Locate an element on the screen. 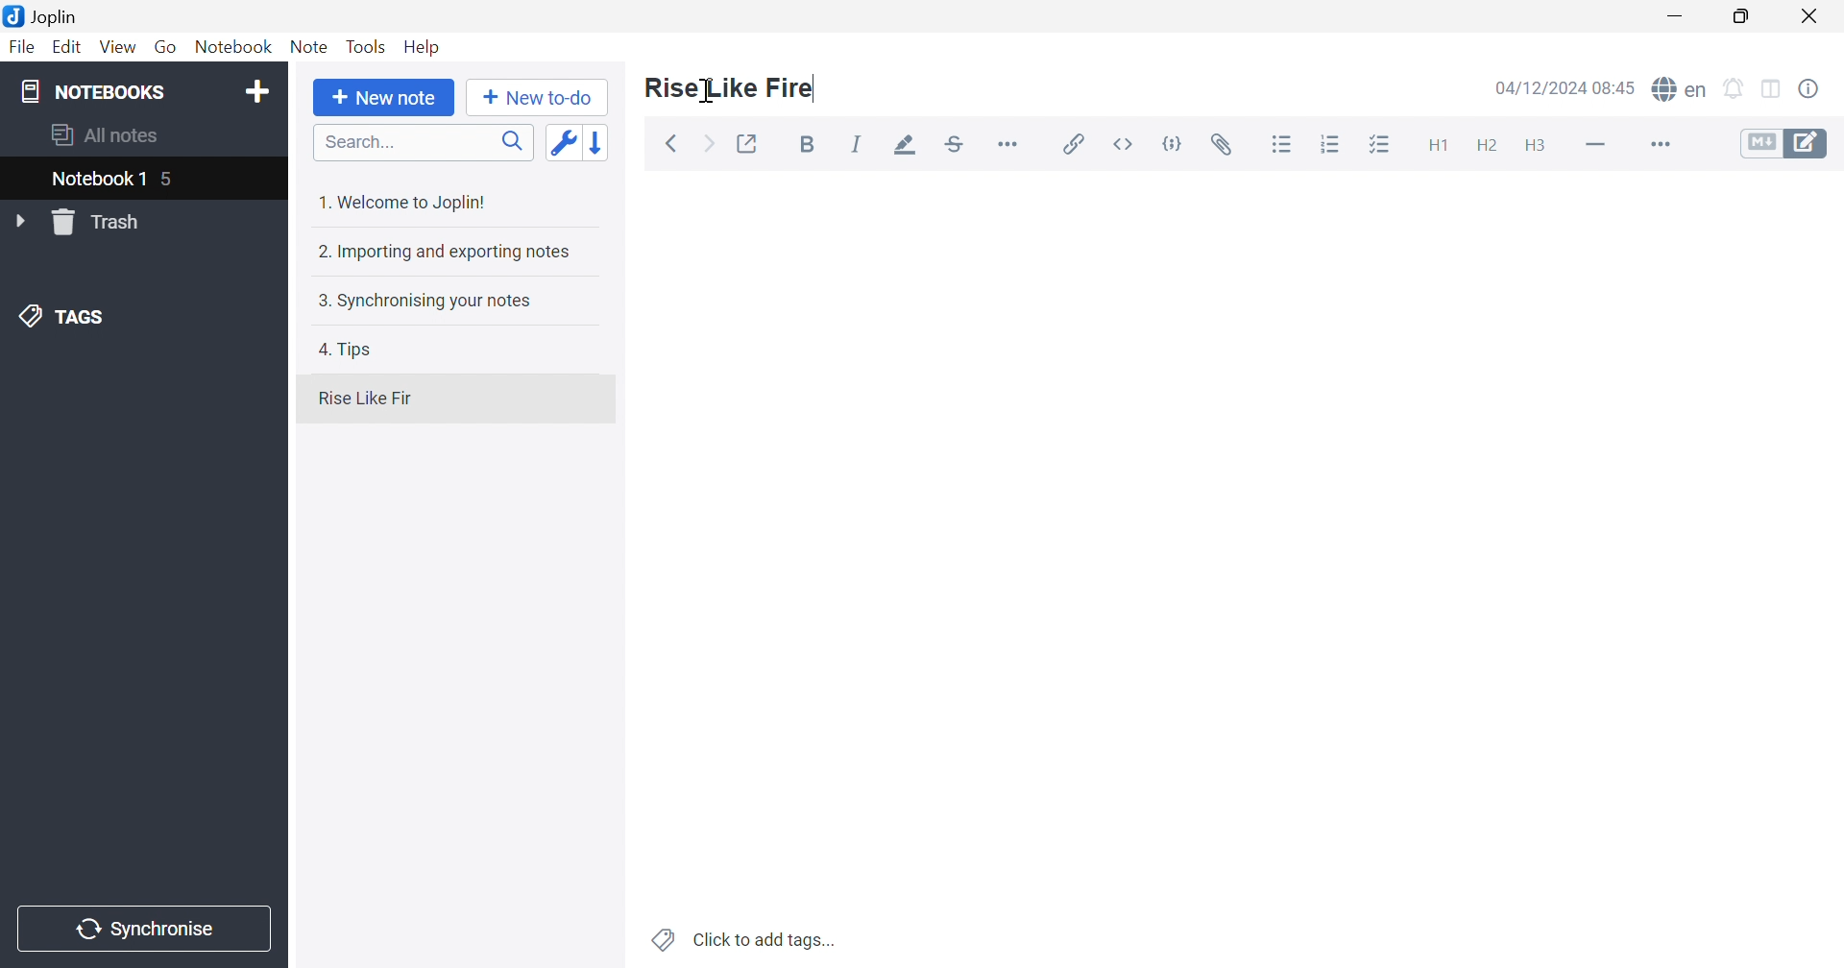 This screenshot has width=1844, height=968. View is located at coordinates (118, 47).